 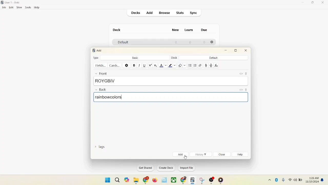 I want to click on cards, so click(x=116, y=66).